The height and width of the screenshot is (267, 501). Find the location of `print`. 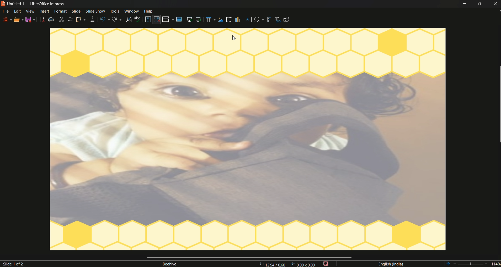

print is located at coordinates (51, 20).